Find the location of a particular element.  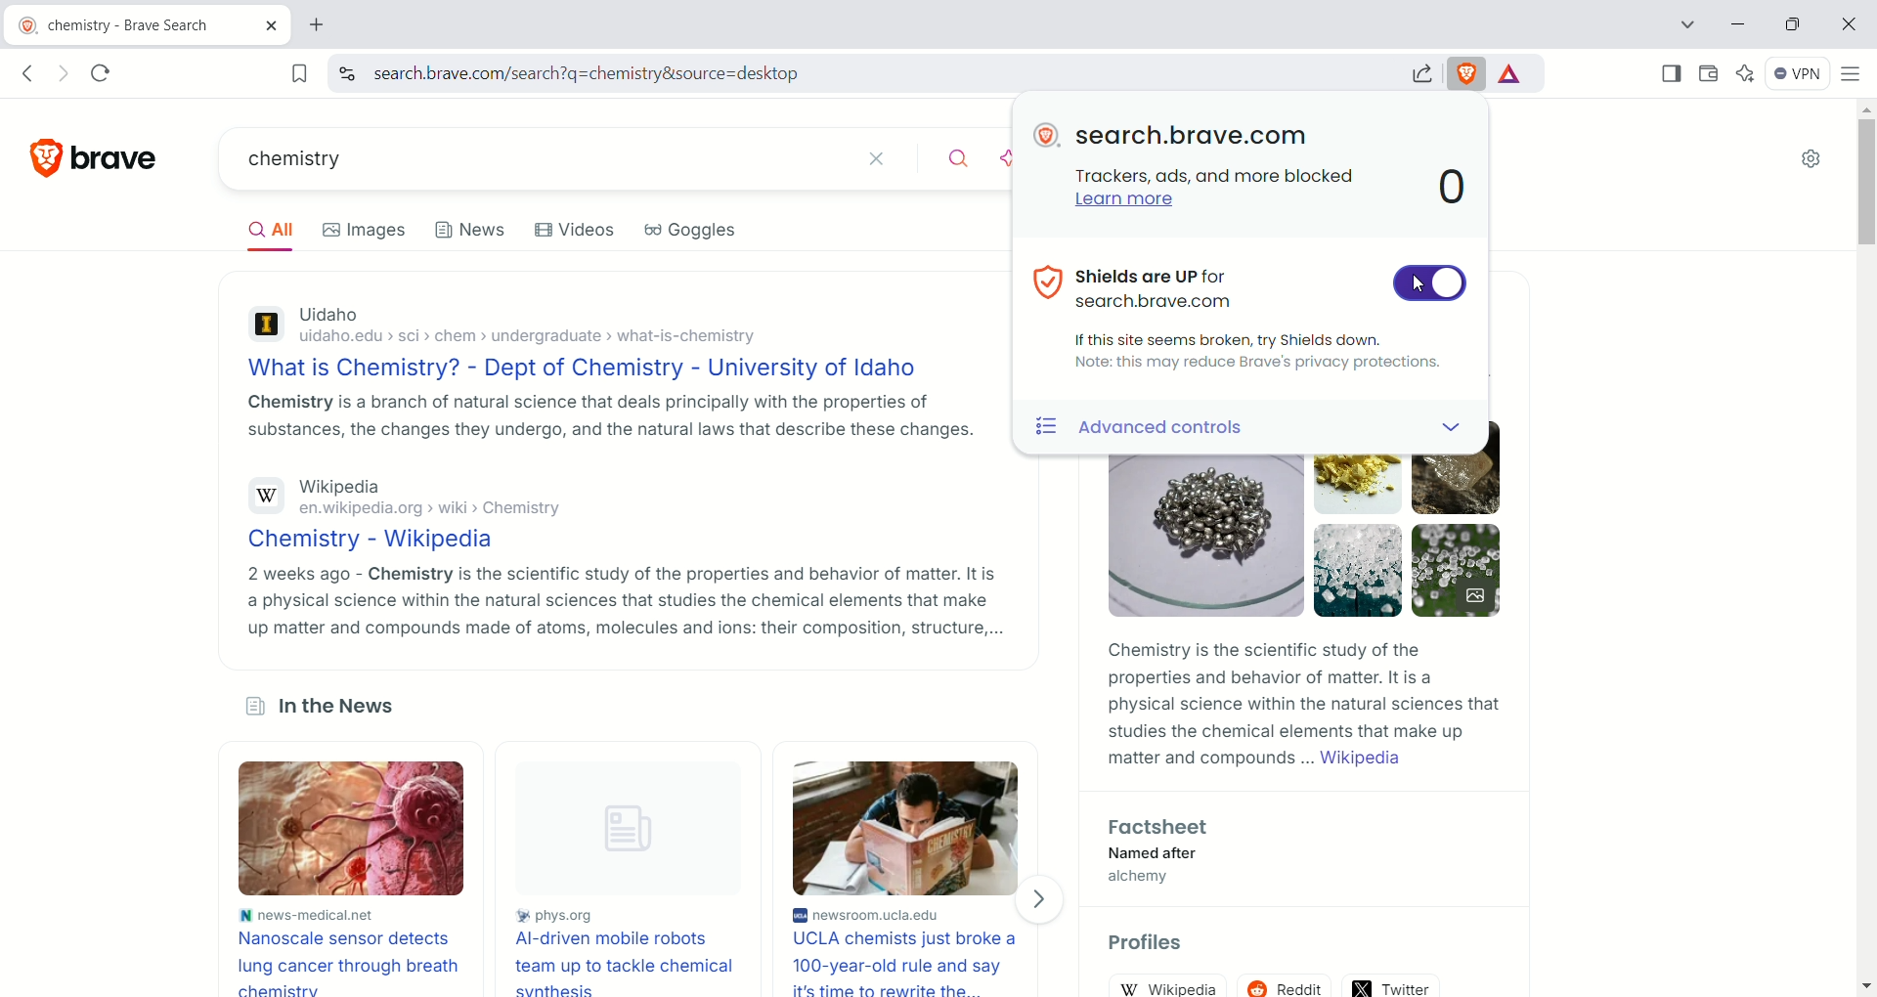

chemistry - brave search is located at coordinates (146, 22).